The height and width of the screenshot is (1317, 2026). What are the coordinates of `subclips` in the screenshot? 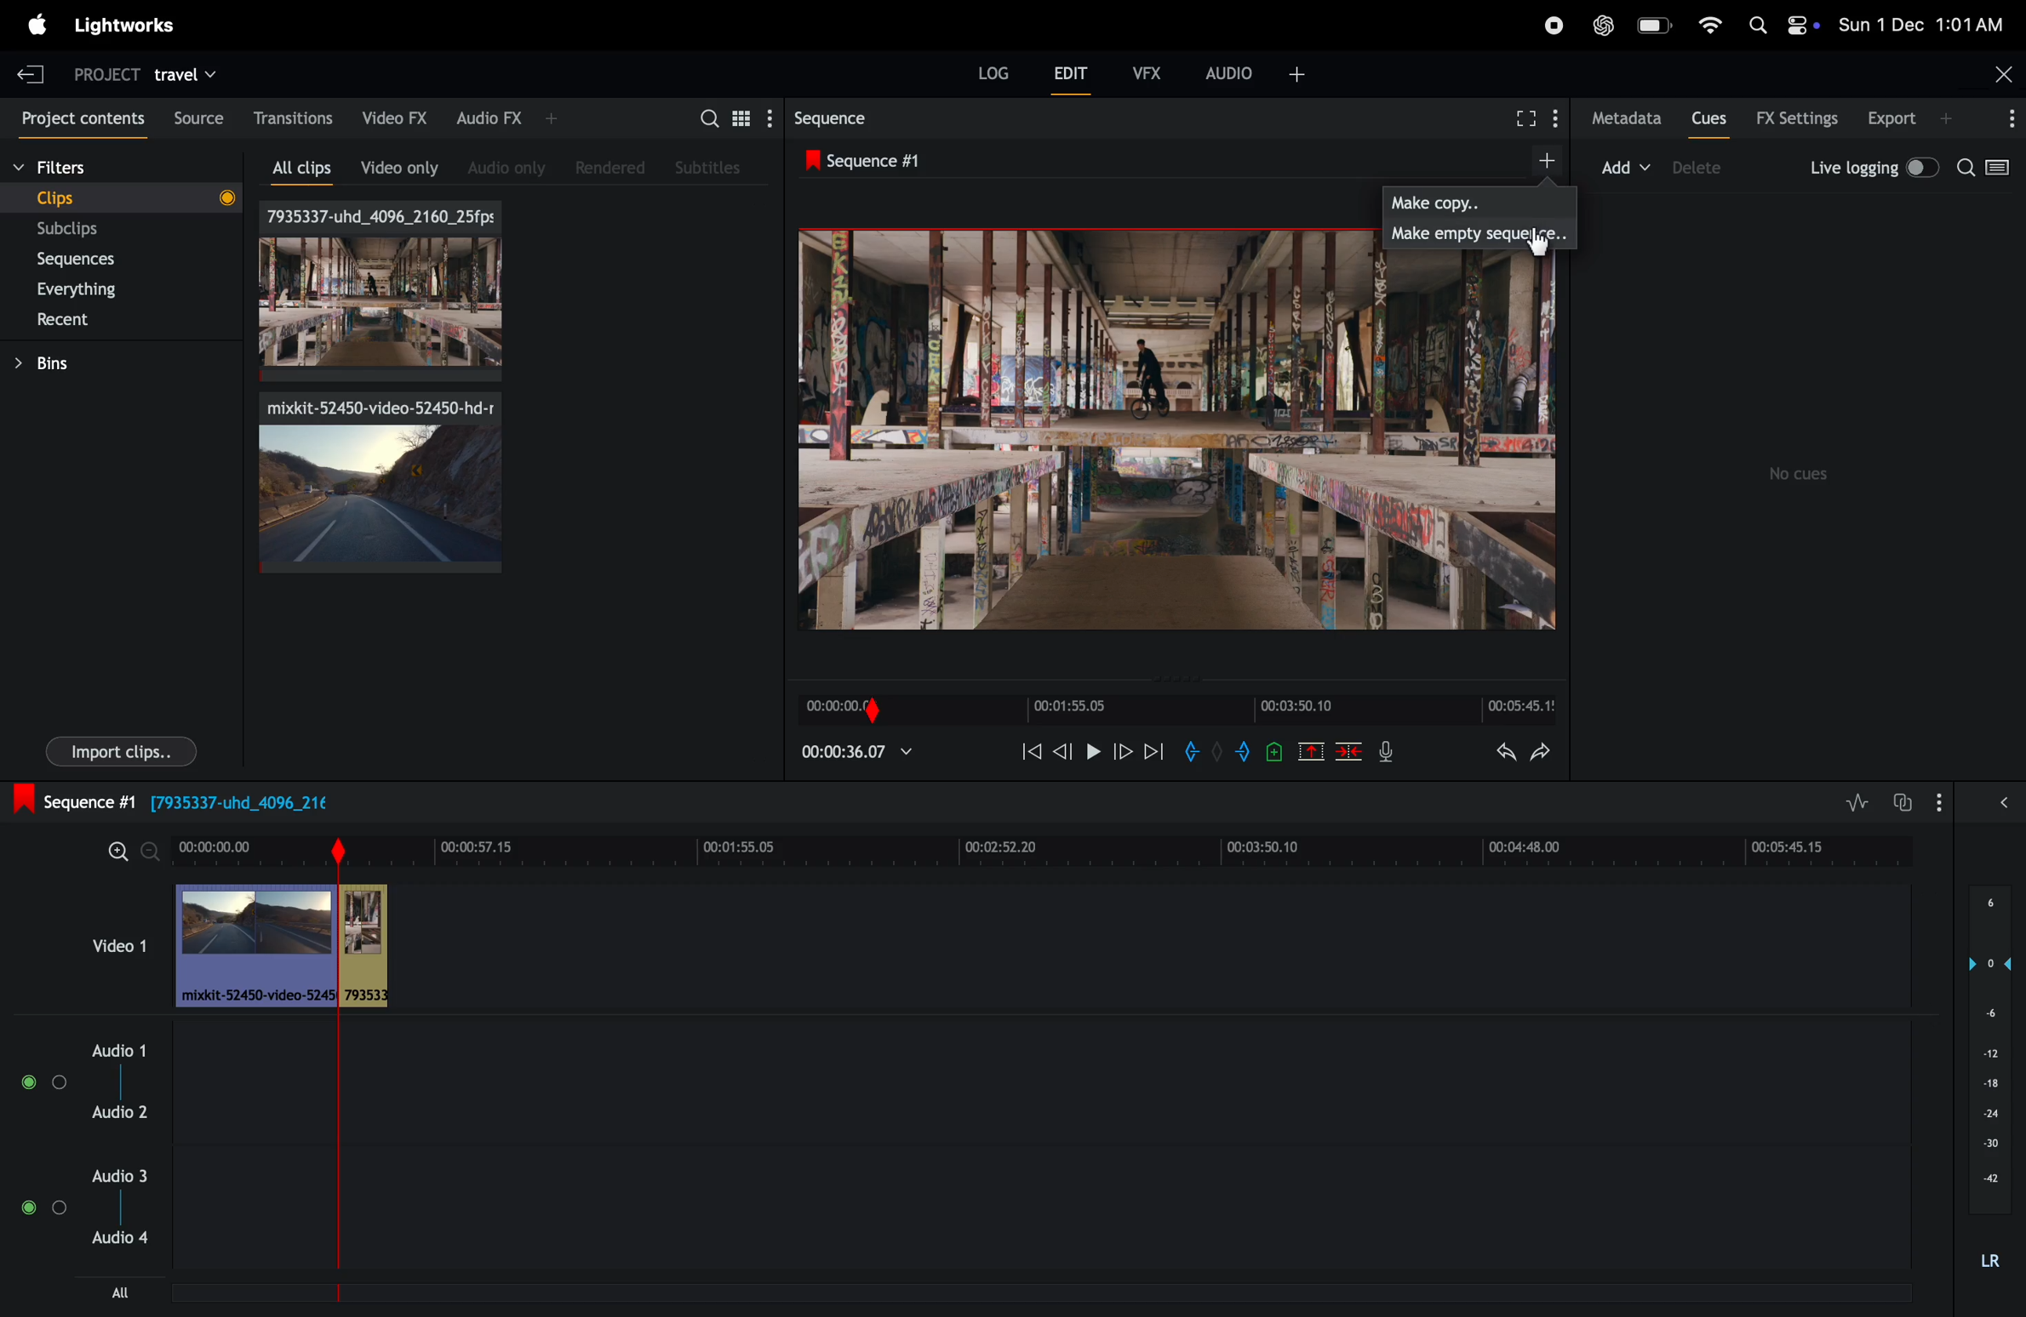 It's located at (112, 230).